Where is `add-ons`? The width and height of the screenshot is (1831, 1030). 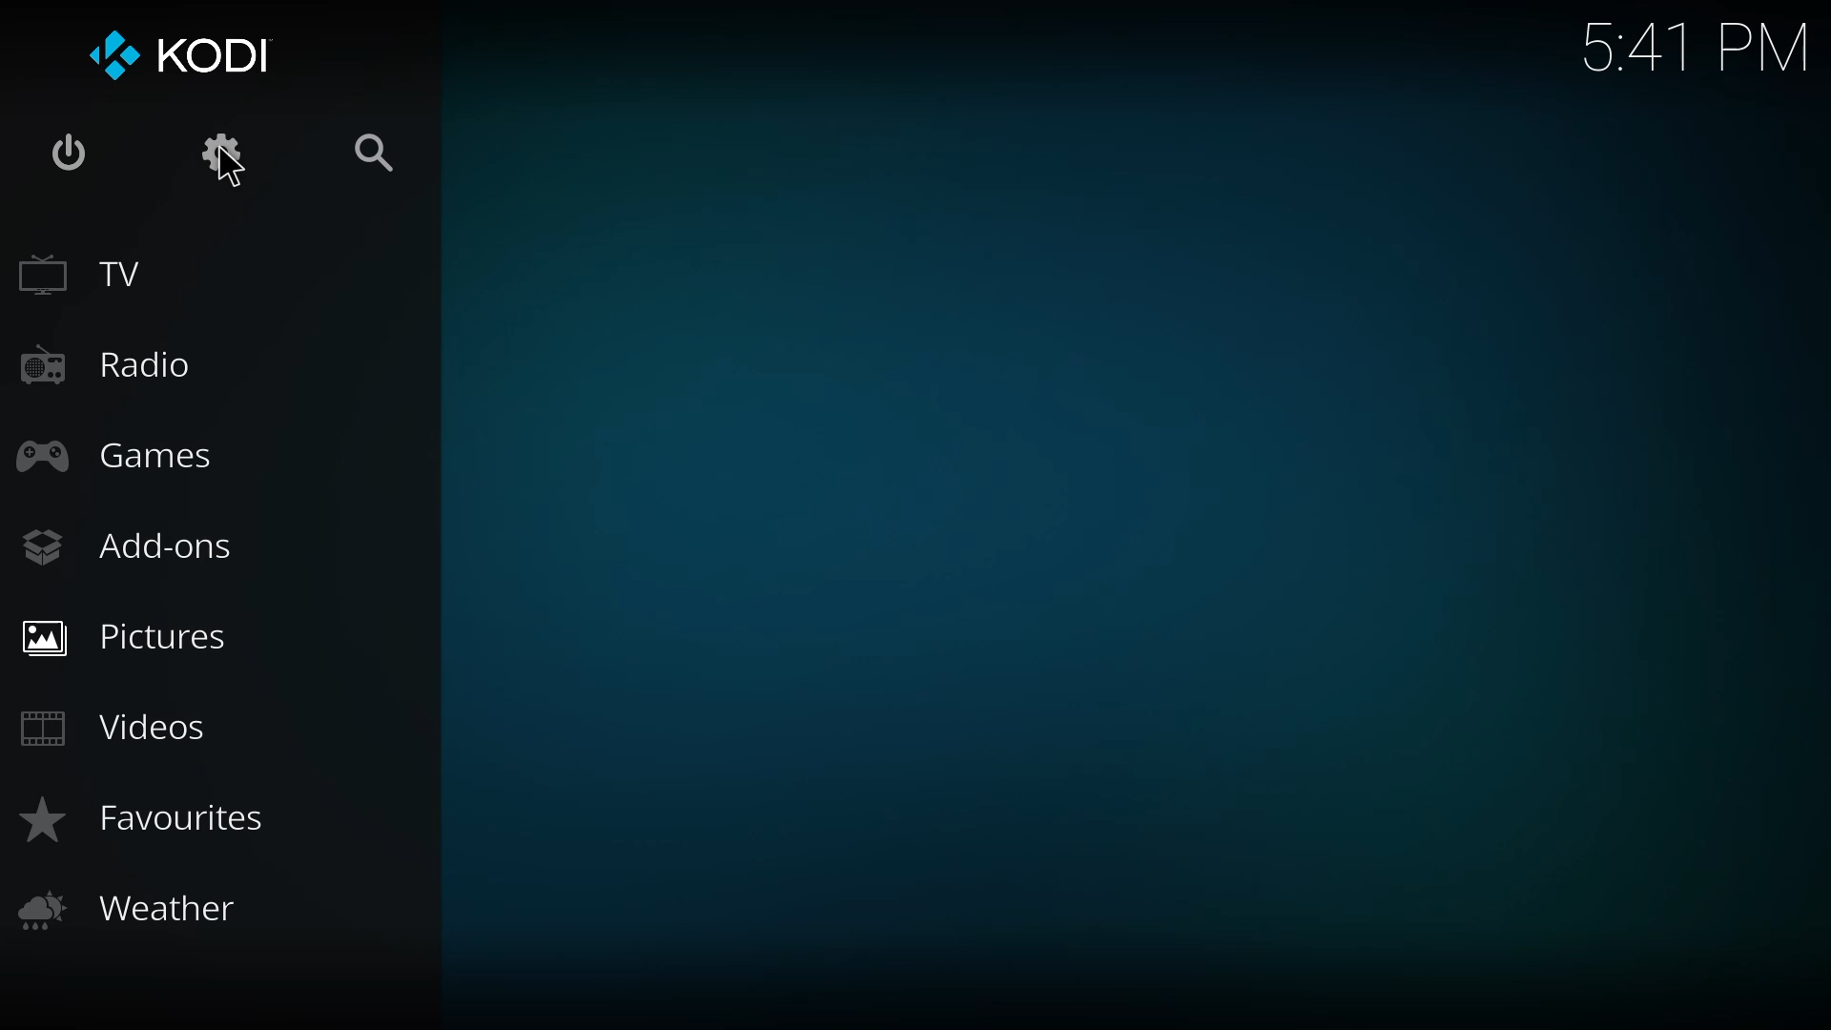 add-ons is located at coordinates (141, 546).